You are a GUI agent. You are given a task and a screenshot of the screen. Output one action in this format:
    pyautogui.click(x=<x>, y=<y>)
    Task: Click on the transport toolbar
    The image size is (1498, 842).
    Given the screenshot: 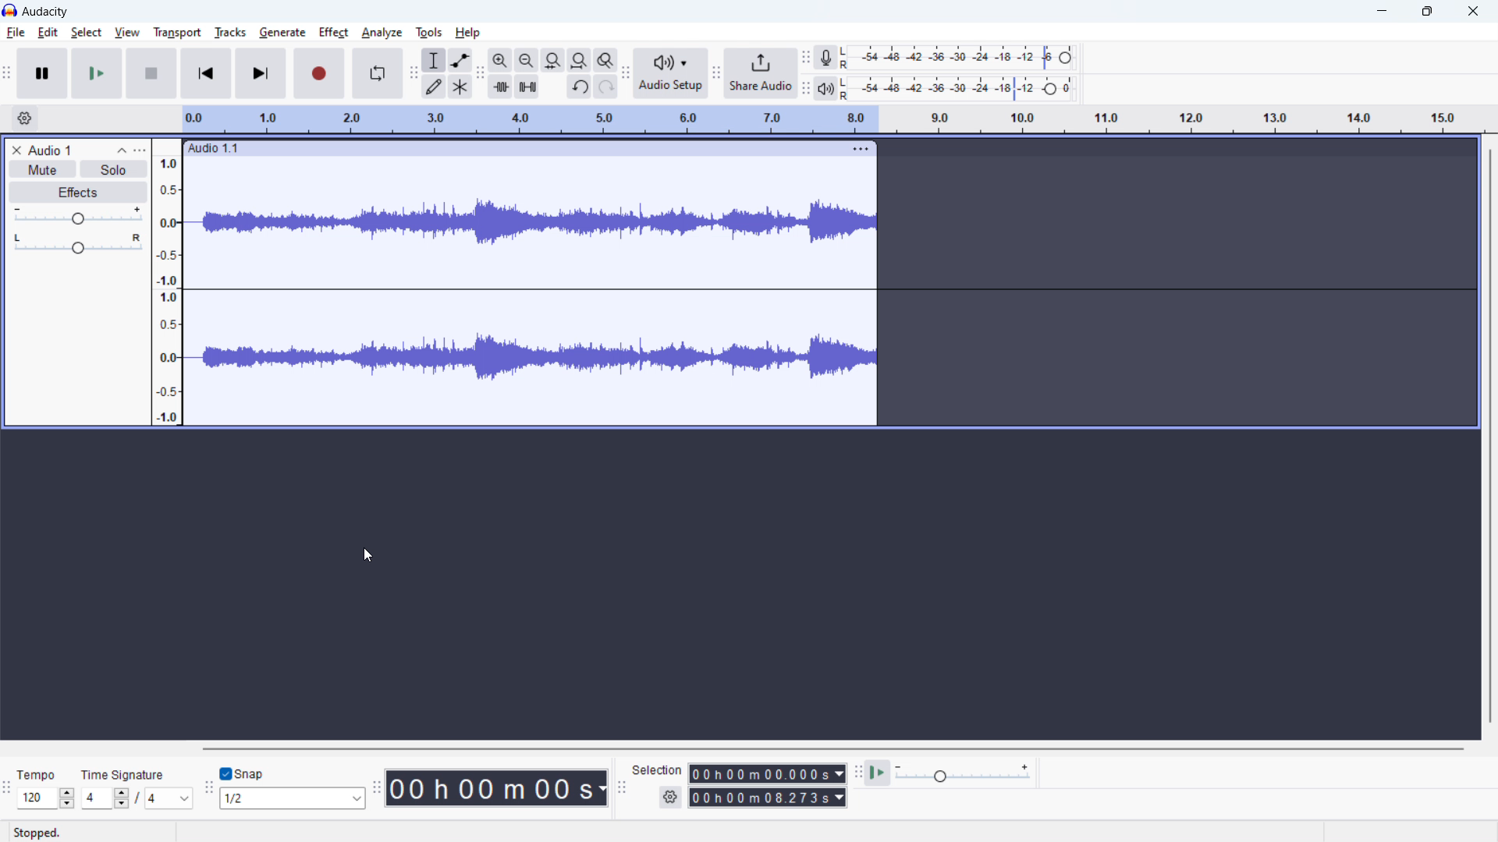 What is the action you would take?
    pyautogui.click(x=7, y=74)
    